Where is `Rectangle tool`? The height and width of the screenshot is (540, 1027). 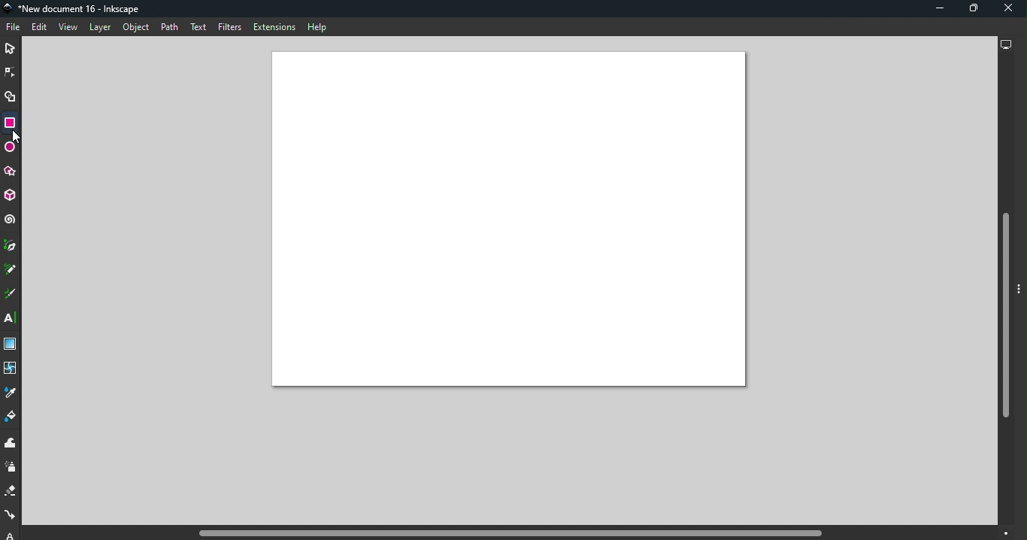
Rectangle tool is located at coordinates (9, 123).